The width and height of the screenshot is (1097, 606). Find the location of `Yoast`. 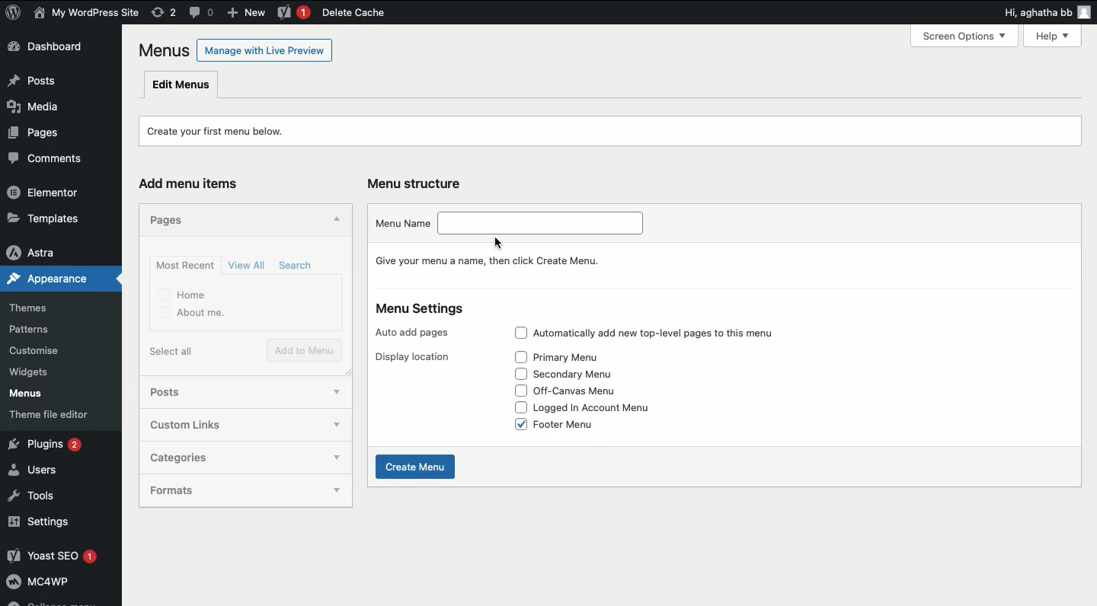

Yoast is located at coordinates (293, 13).